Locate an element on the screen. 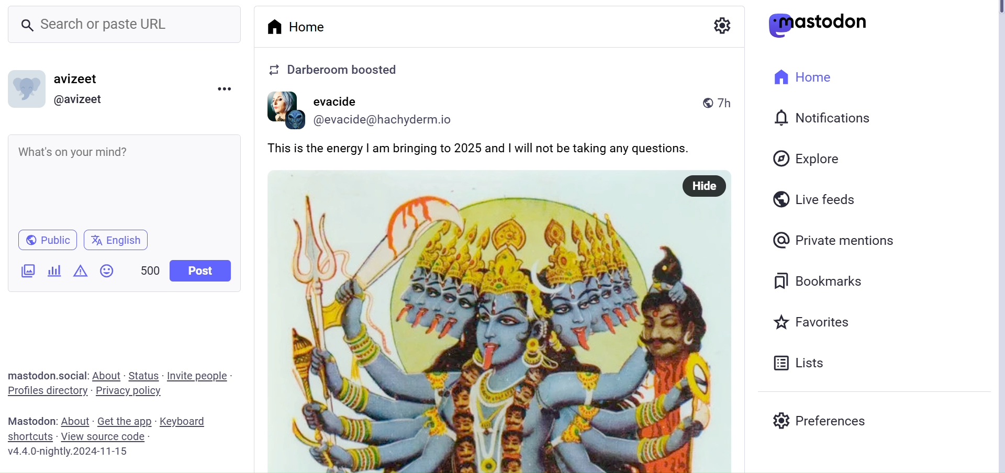 The width and height of the screenshot is (1005, 473). Ad Image is located at coordinates (28, 272).